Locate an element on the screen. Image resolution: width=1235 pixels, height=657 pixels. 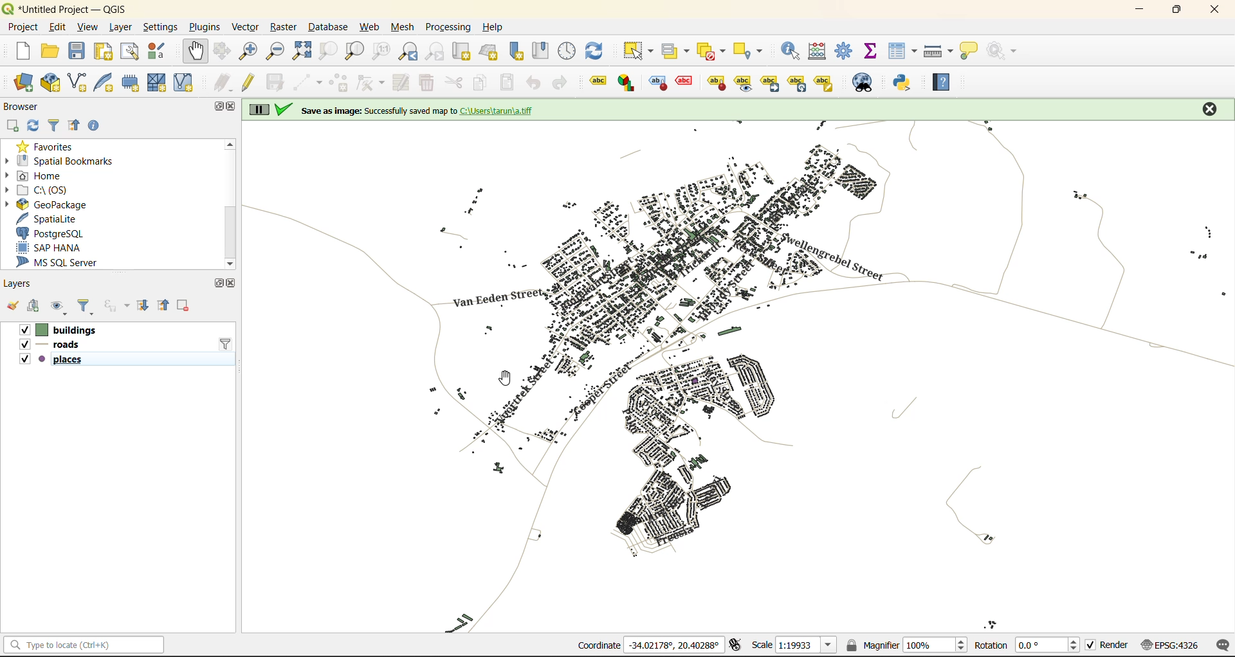
new shapefile is located at coordinates (77, 83).